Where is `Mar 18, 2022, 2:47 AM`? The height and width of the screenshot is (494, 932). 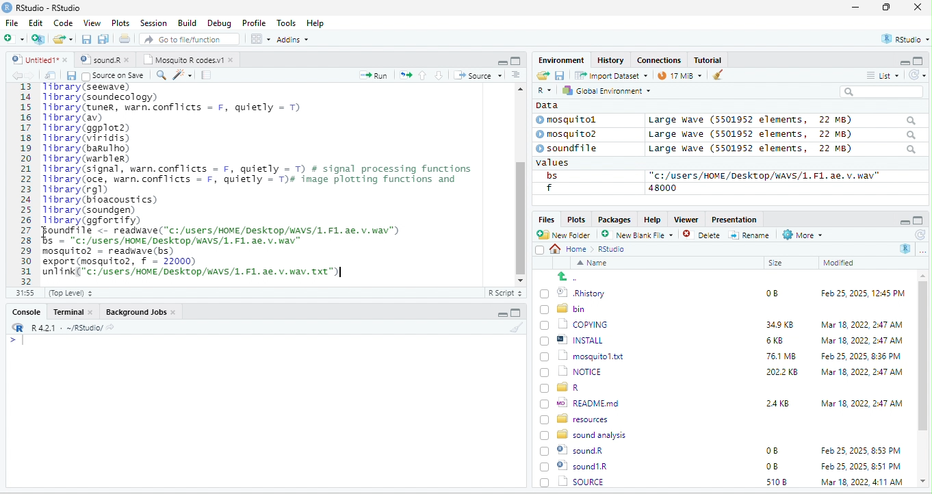 Mar 18, 2022, 2:47 AM is located at coordinates (862, 402).